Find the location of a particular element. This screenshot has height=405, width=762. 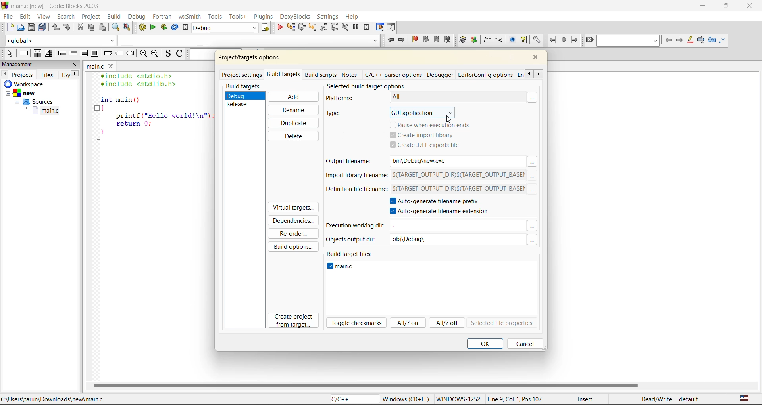

file is located at coordinates (9, 18).